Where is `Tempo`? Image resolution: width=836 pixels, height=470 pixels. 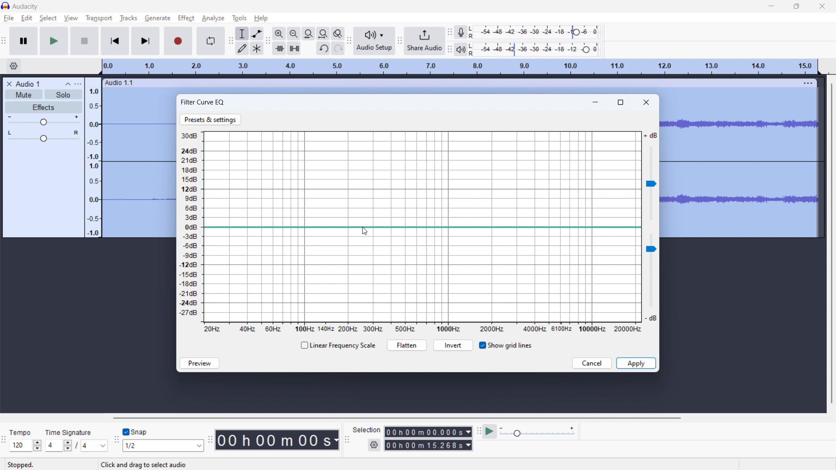 Tempo is located at coordinates (25, 433).